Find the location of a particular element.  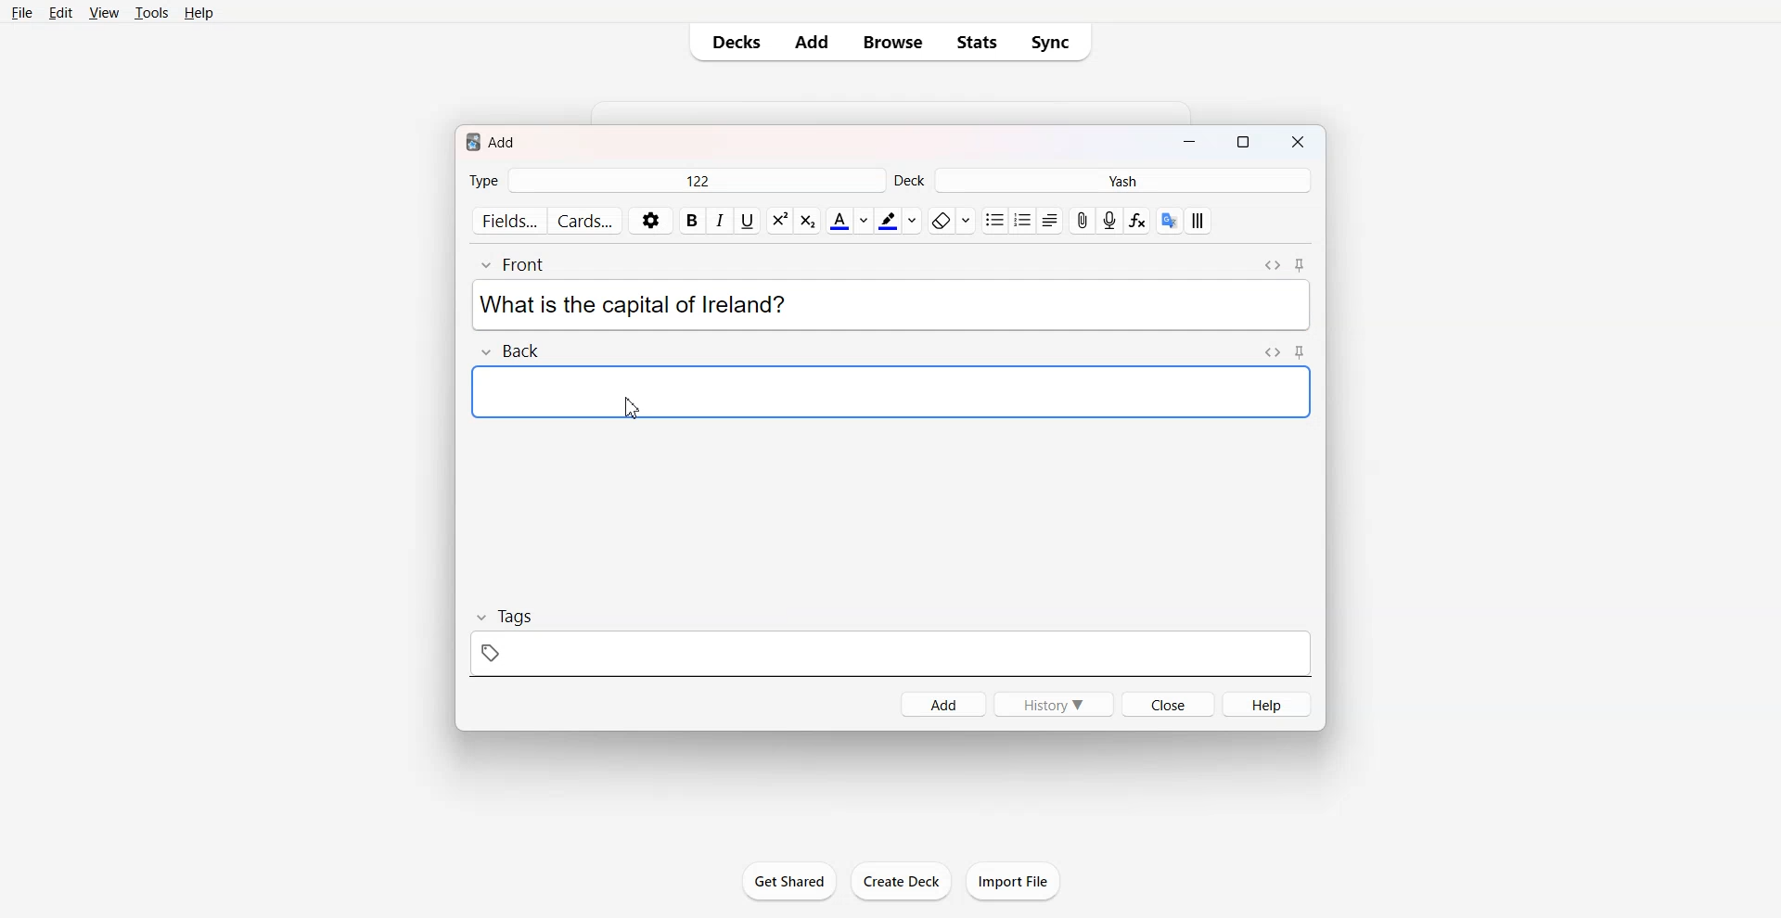

Deck is located at coordinates (1103, 181).